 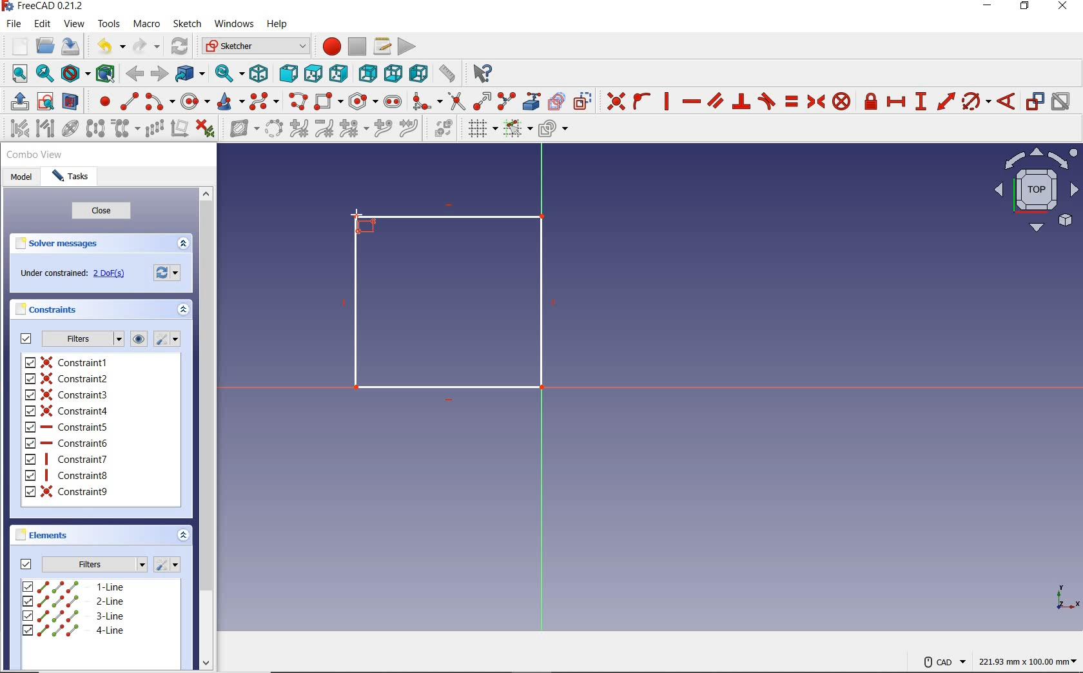 What do you see at coordinates (298, 130) in the screenshot?
I see `increase b-spline degree` at bounding box center [298, 130].